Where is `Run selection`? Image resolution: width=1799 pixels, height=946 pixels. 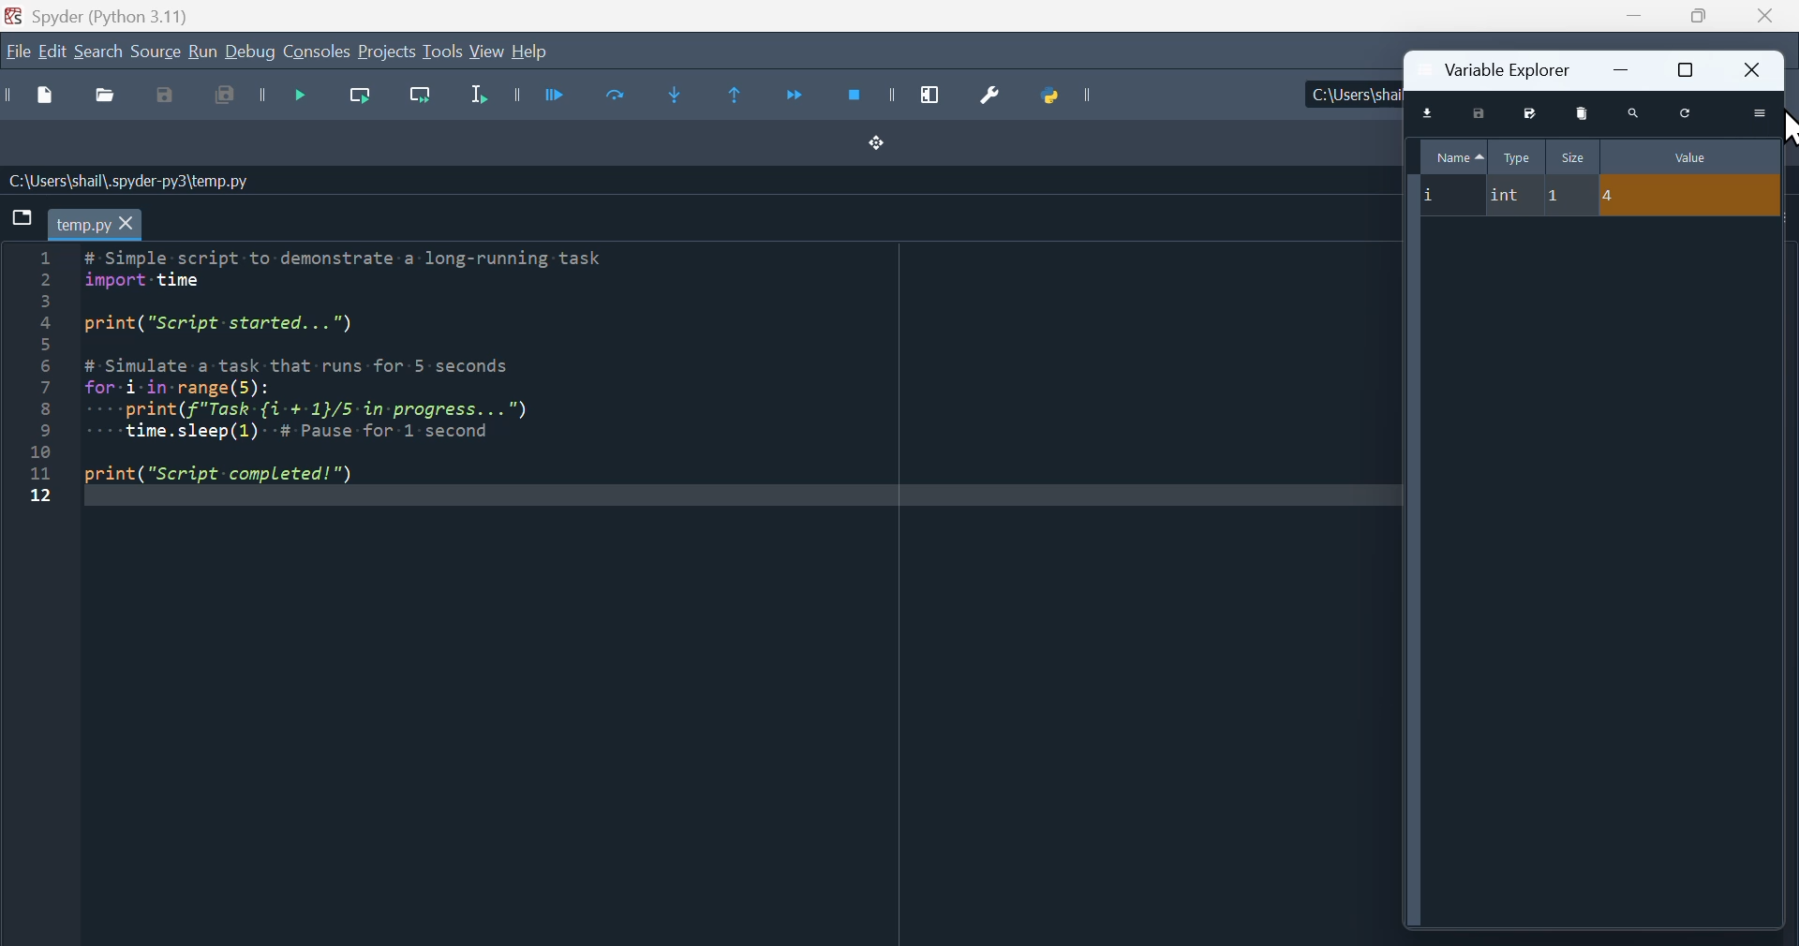
Run selection is located at coordinates (478, 100).